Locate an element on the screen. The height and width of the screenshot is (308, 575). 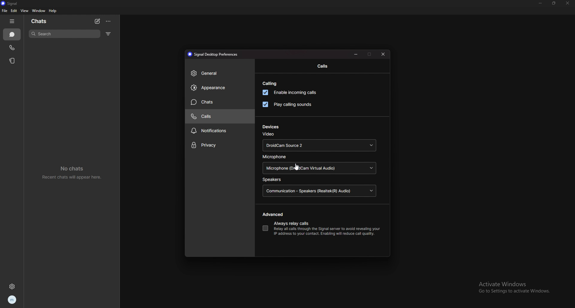
resize is located at coordinates (554, 3).